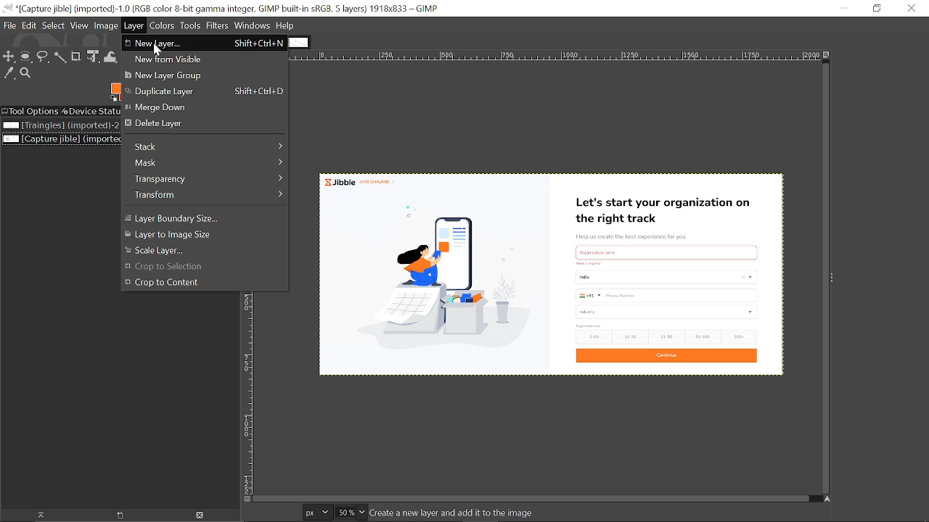 Image resolution: width=929 pixels, height=522 pixels. I want to click on Mask, so click(207, 163).